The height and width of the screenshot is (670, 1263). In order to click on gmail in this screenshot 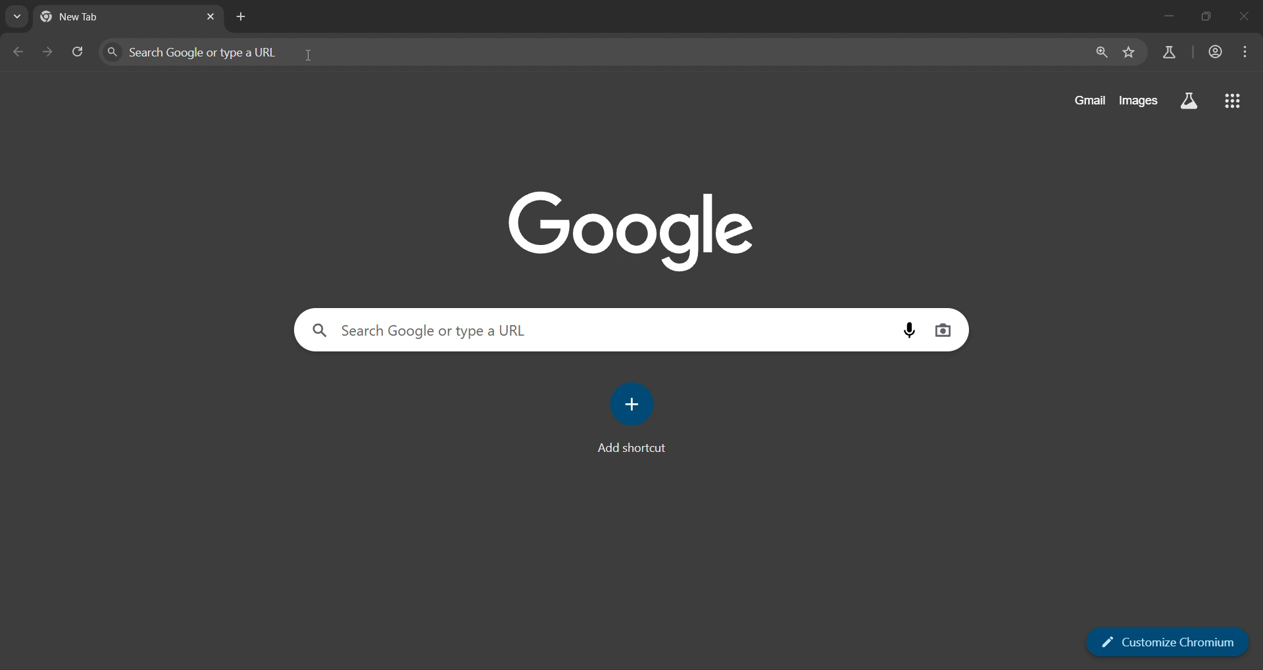, I will do `click(1092, 101)`.